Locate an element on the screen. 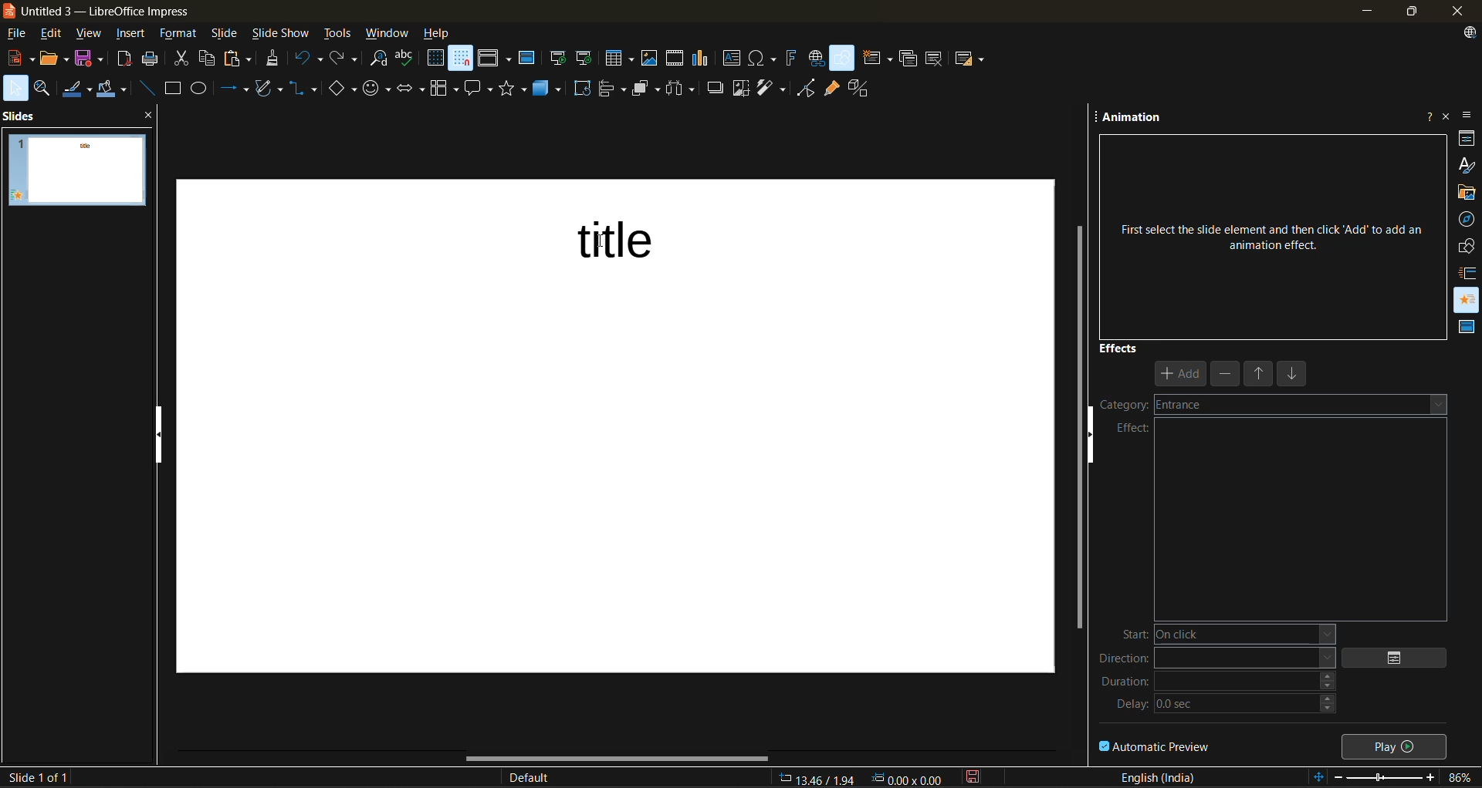 The height and width of the screenshot is (788, 1482). select is located at coordinates (15, 87).